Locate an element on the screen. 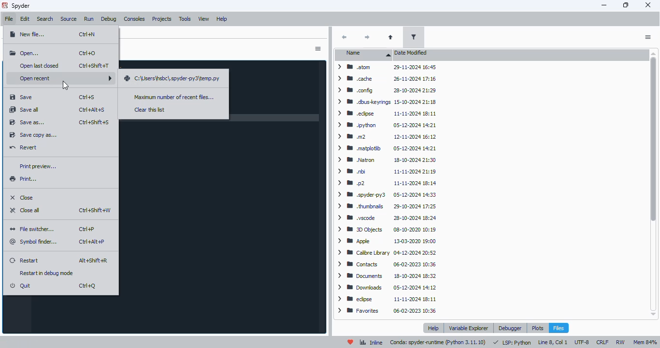  revert is located at coordinates (24, 147).